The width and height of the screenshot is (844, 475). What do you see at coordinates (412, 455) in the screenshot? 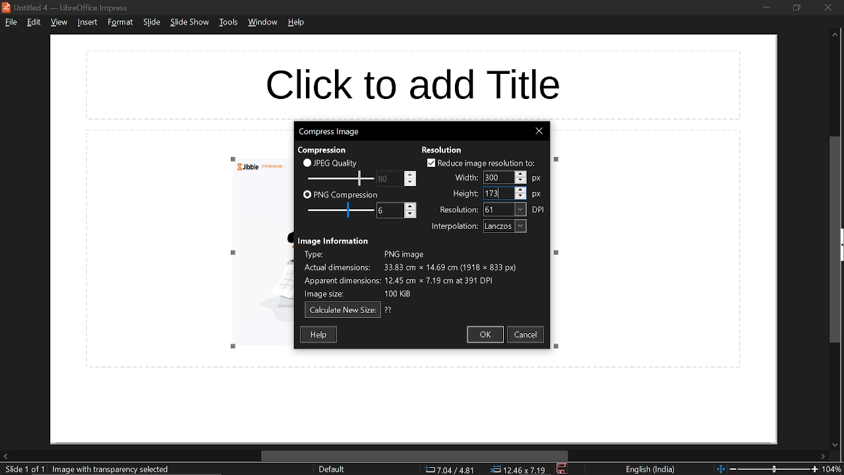
I see `horizontal scrollbar` at bounding box center [412, 455].